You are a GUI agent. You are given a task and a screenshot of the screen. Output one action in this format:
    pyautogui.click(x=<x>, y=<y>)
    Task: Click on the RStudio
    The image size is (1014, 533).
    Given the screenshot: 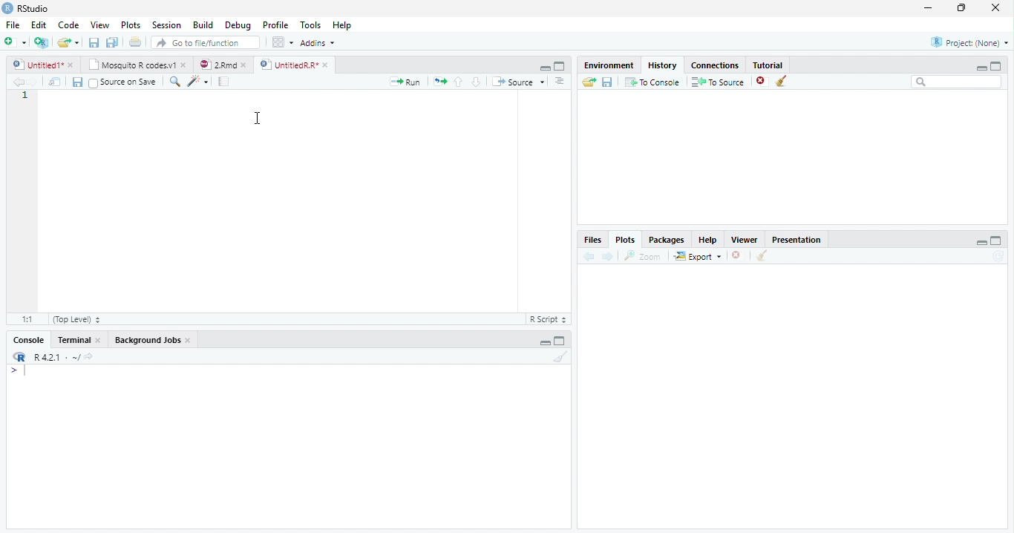 What is the action you would take?
    pyautogui.click(x=29, y=9)
    